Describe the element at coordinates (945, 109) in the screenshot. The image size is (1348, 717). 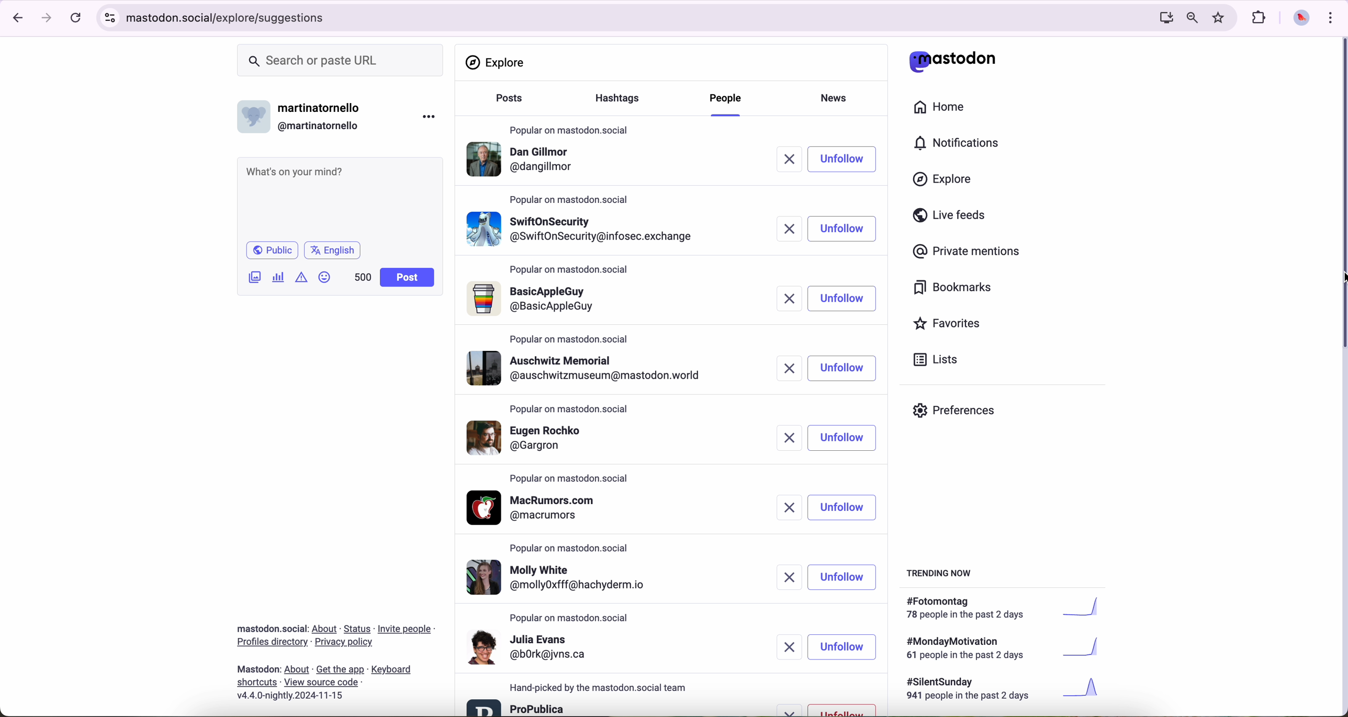
I see `home` at that location.